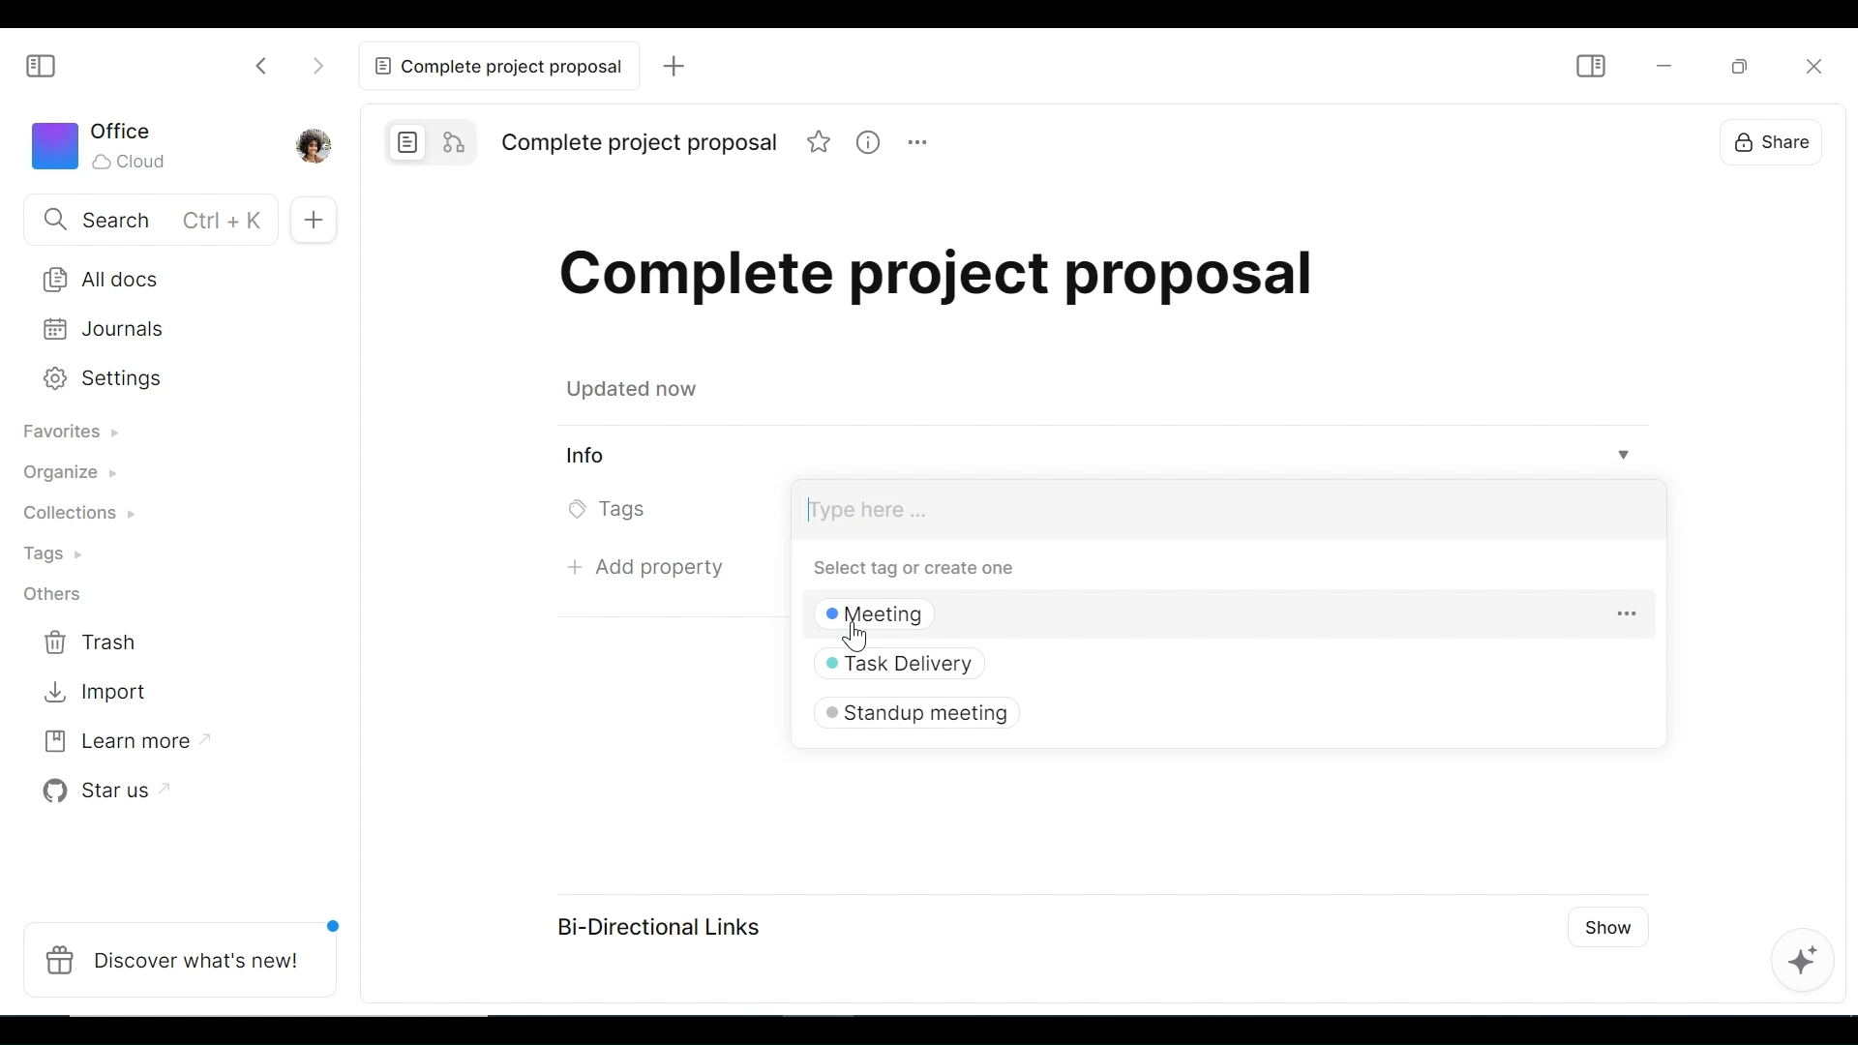  Describe the element at coordinates (1101, 457) in the screenshot. I see `View Information` at that location.